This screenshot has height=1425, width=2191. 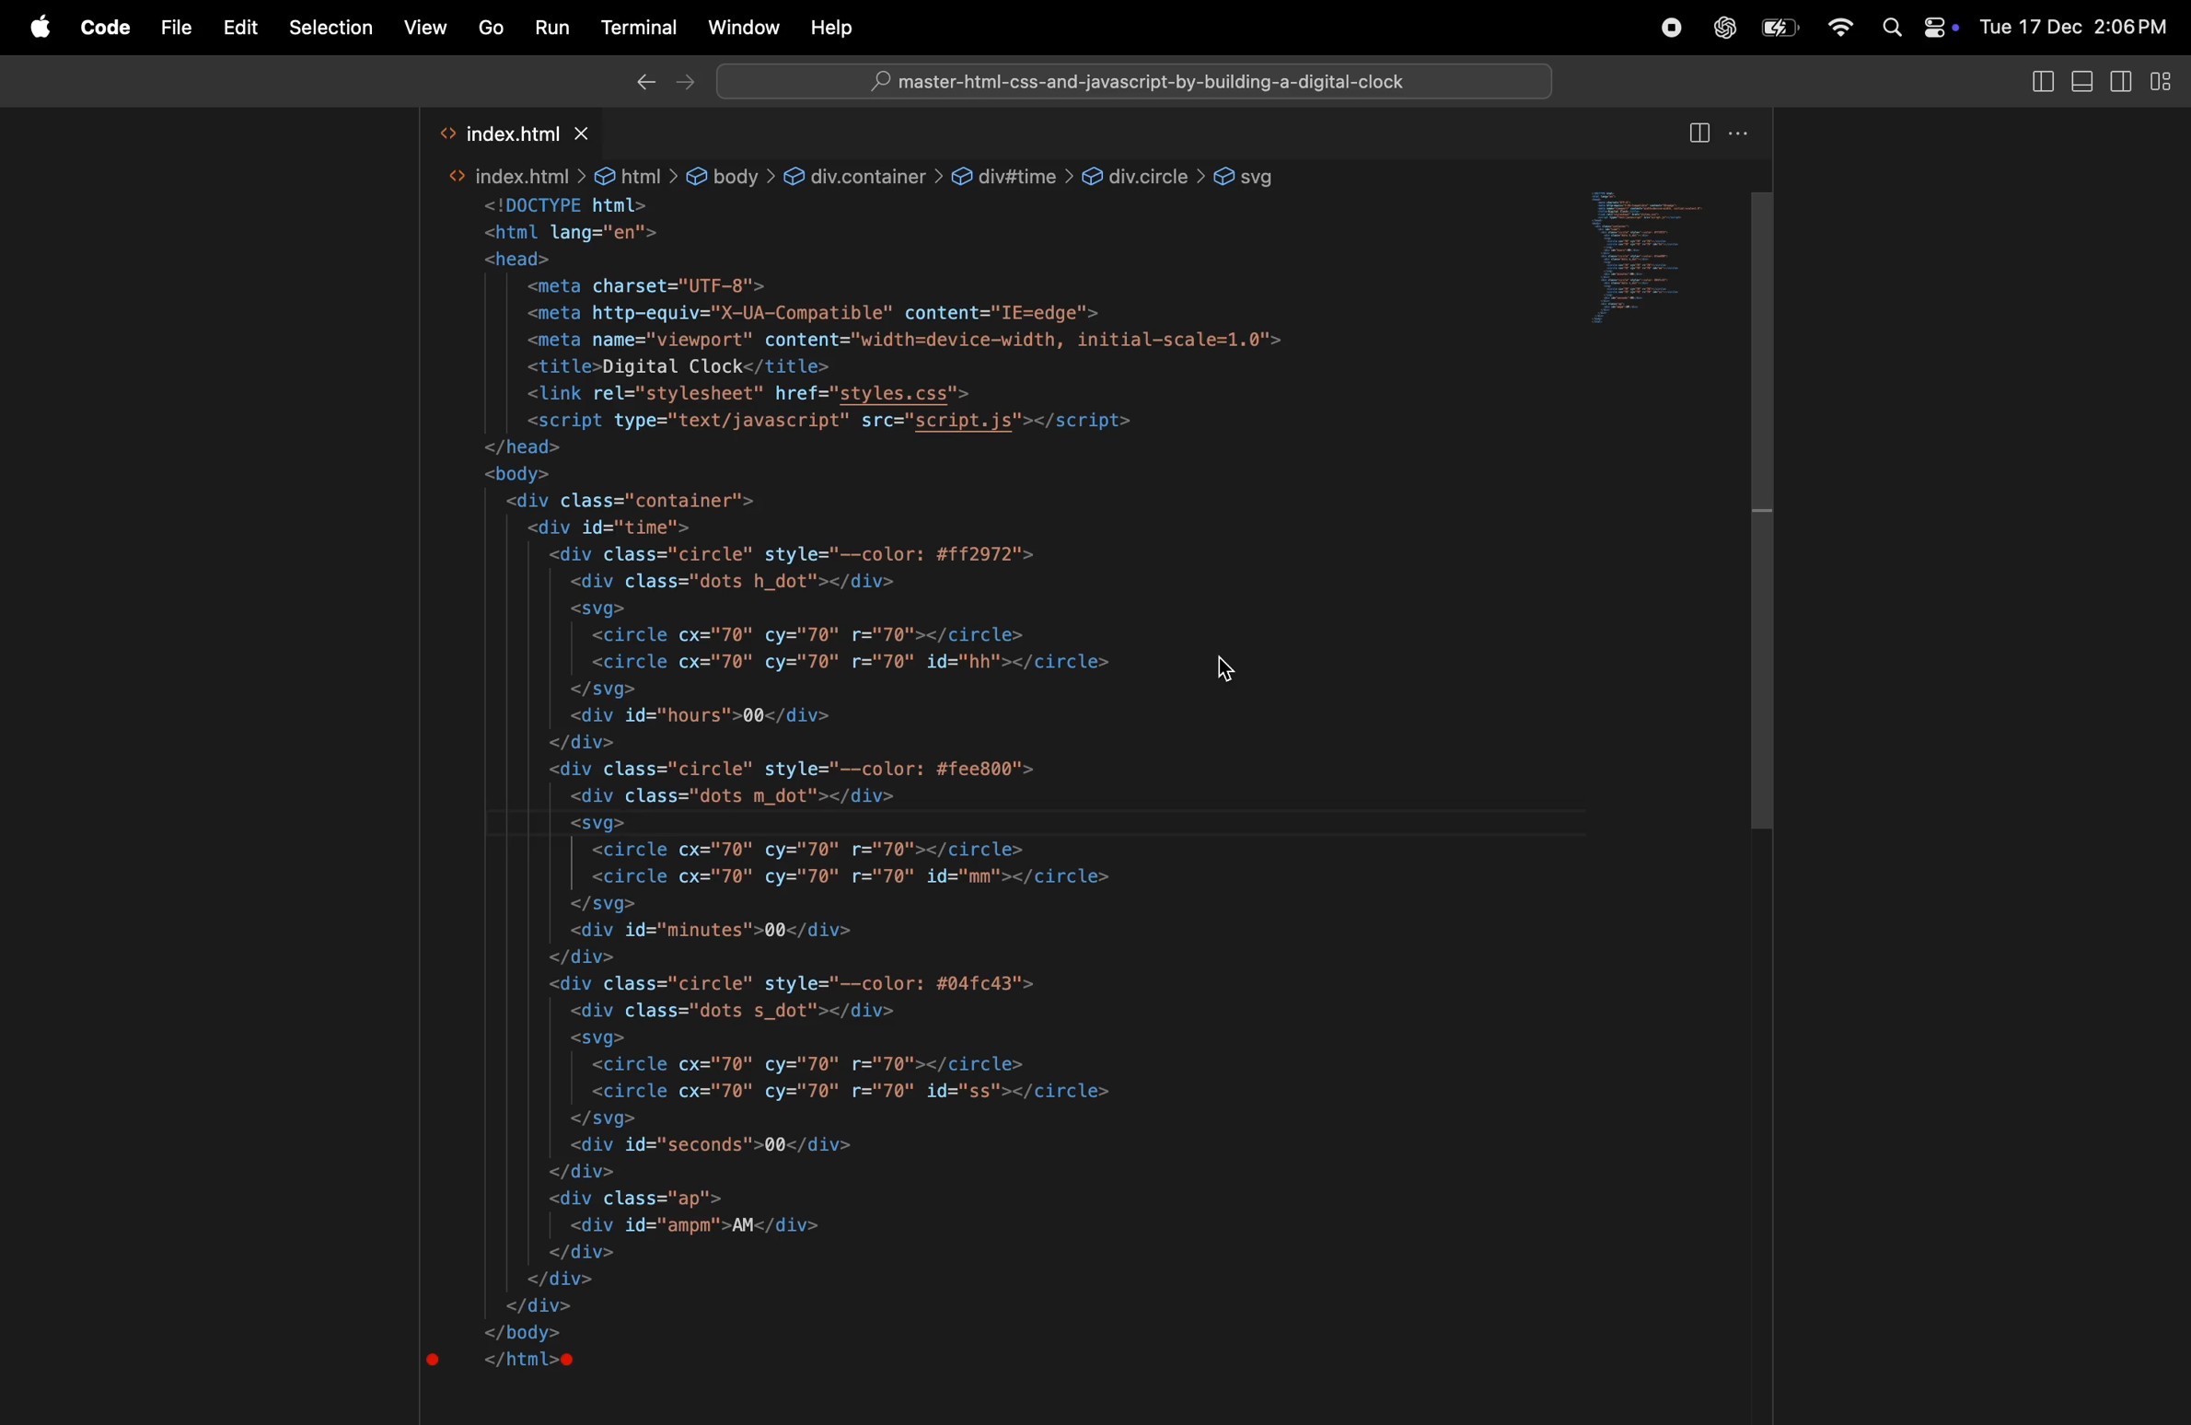 I want to click on cursor, so click(x=1227, y=668).